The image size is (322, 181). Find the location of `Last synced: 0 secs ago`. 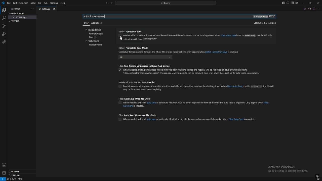

Last synced: 0 secs ago is located at coordinates (264, 23).